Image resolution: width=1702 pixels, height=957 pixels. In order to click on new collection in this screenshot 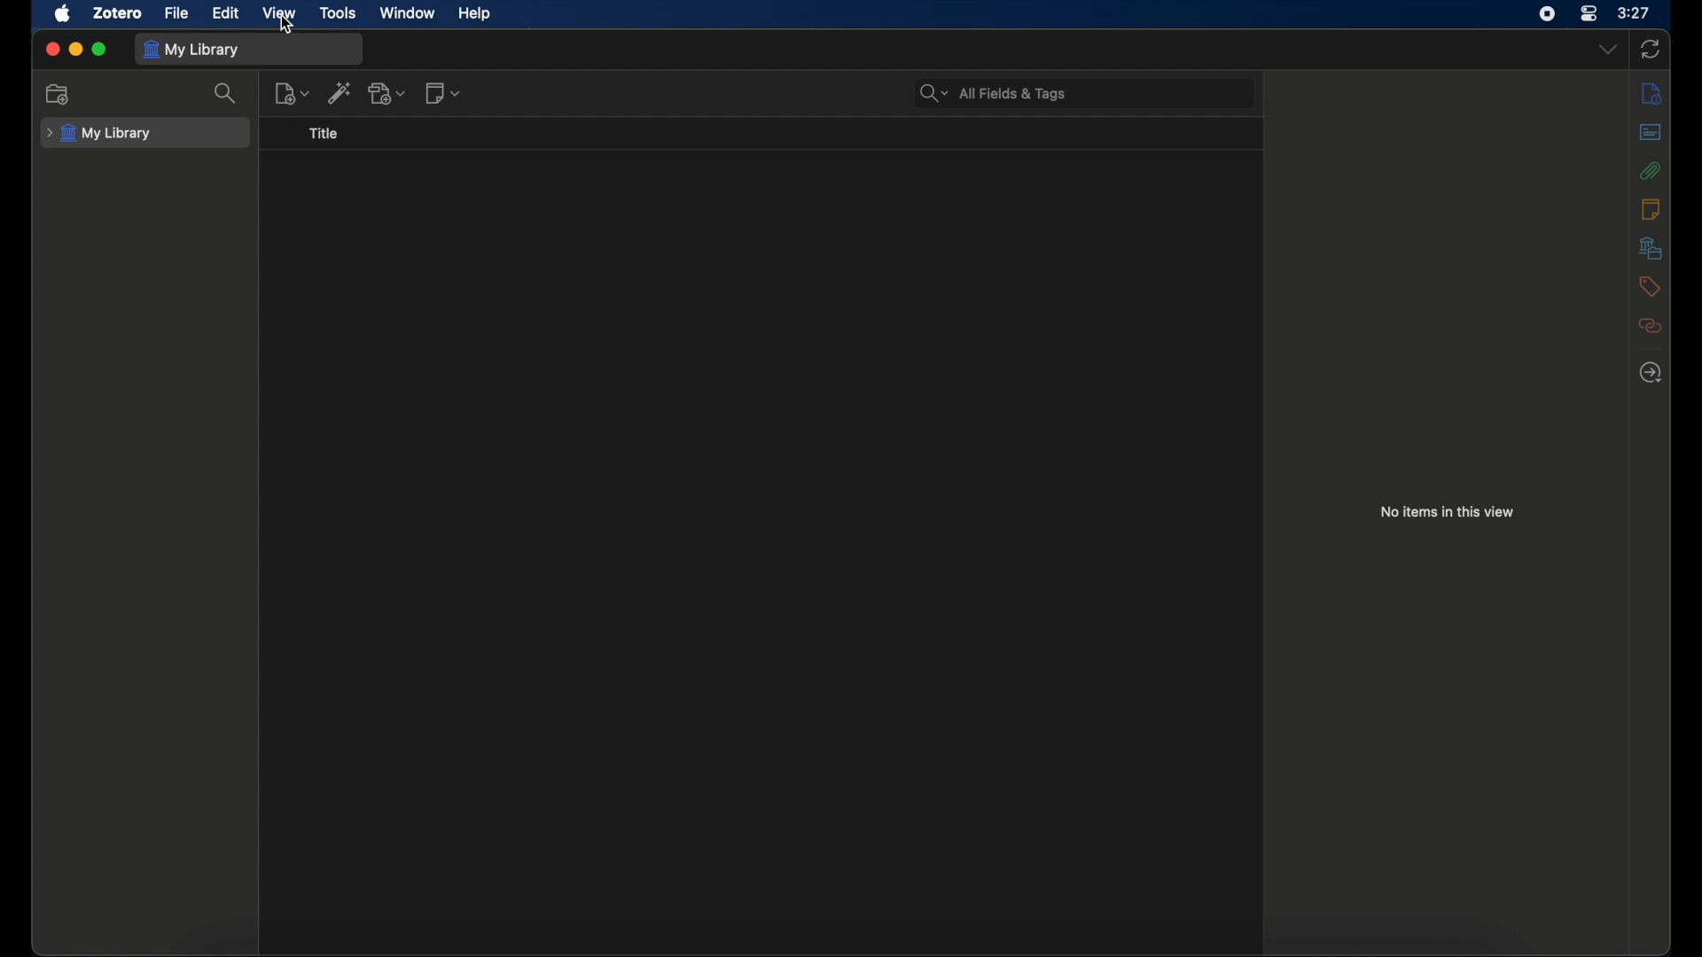, I will do `click(59, 95)`.